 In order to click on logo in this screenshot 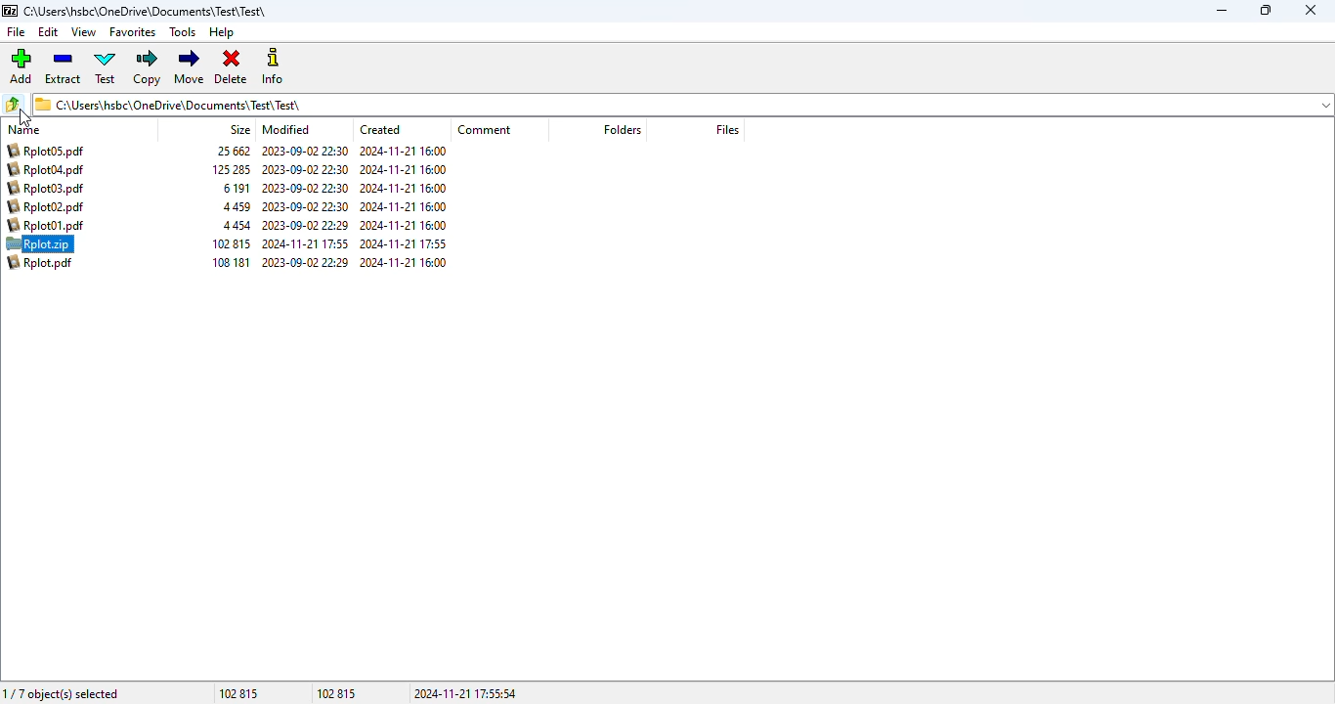, I will do `click(9, 11)`.